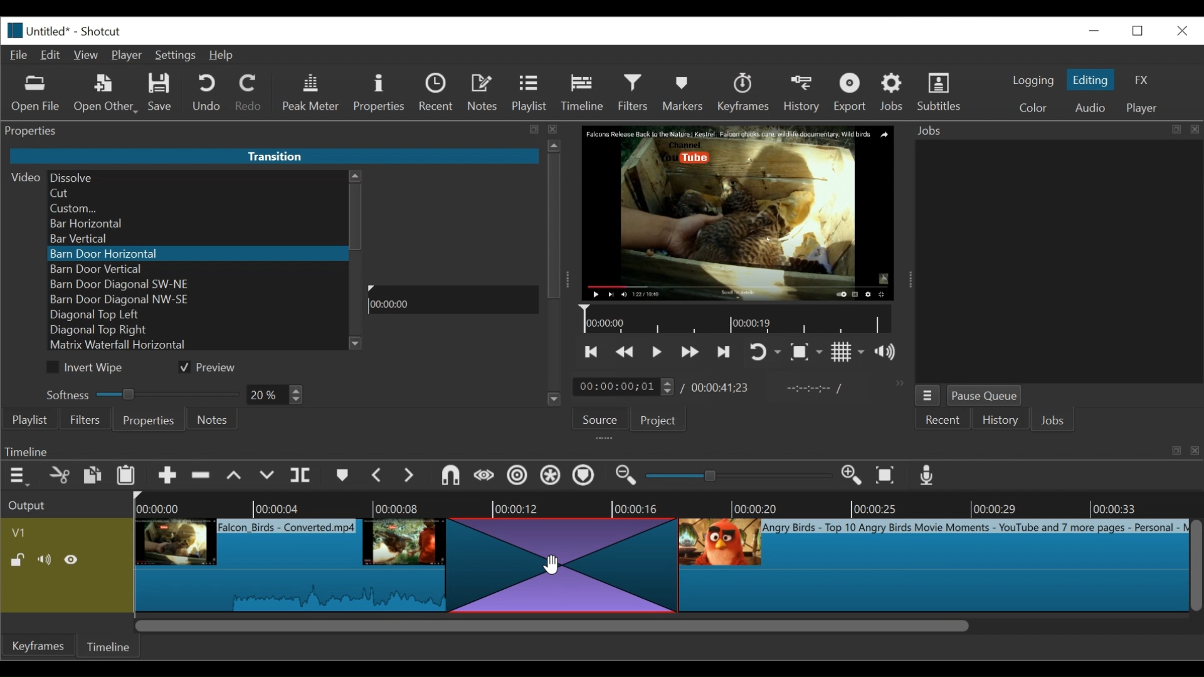 Image resolution: width=1204 pixels, height=677 pixels. I want to click on Save, so click(162, 93).